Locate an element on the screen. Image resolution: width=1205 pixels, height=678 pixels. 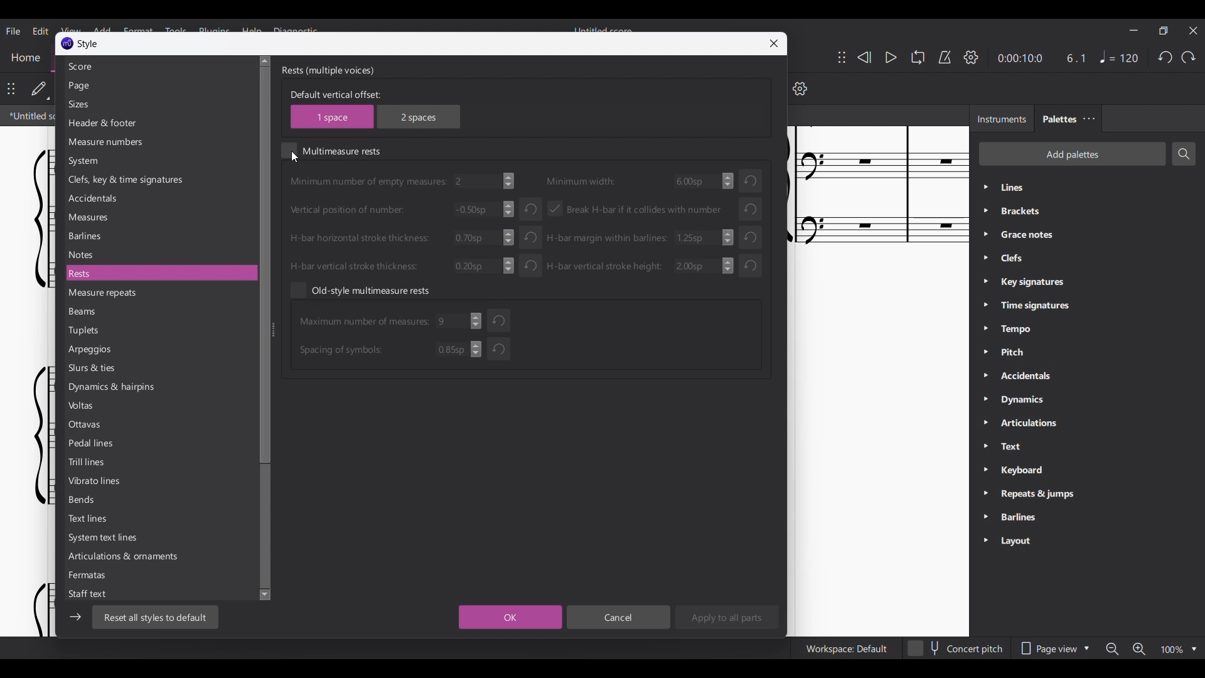
Toggle for break H-bar if it collides with number is located at coordinates (633, 208).